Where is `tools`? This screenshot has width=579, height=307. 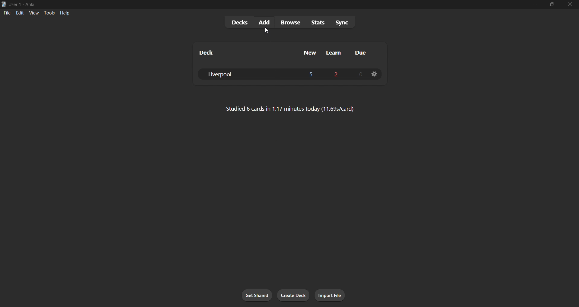
tools is located at coordinates (49, 13).